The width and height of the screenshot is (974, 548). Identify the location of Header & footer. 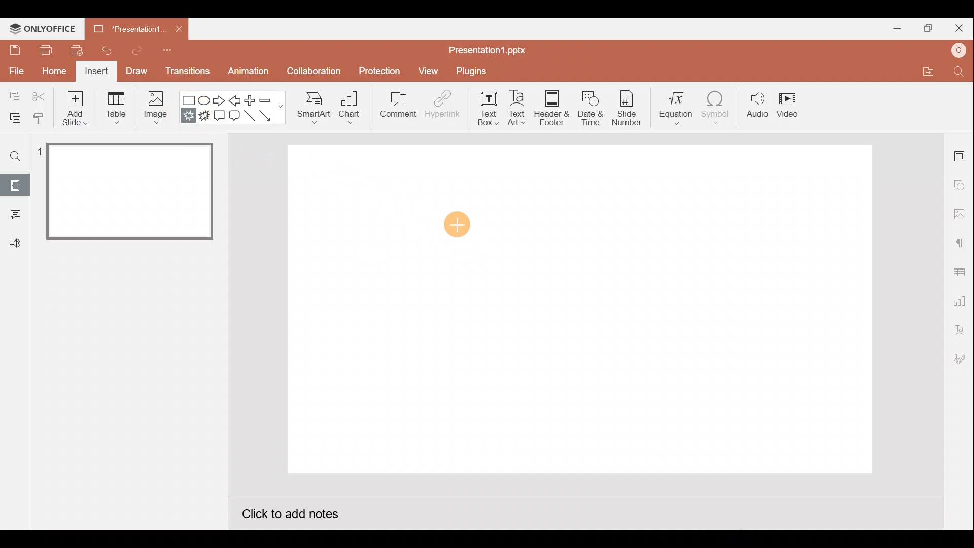
(551, 108).